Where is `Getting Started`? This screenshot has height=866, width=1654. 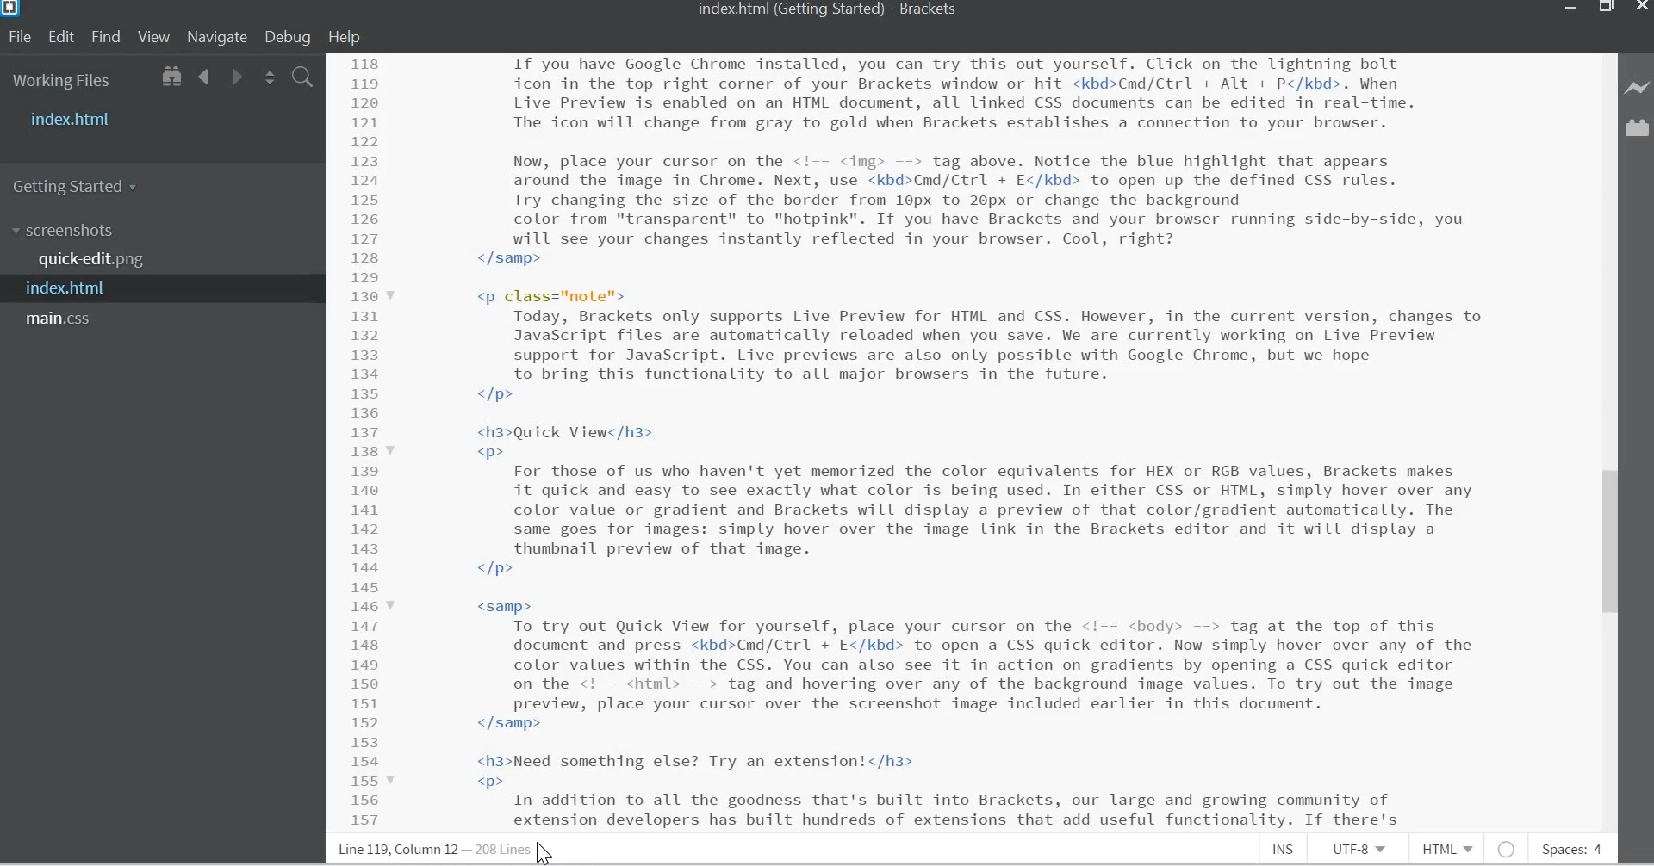 Getting Started is located at coordinates (77, 187).